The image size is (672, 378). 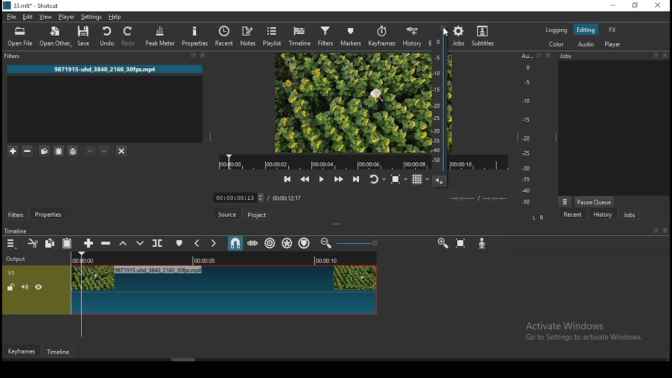 I want to click on append, so click(x=89, y=244).